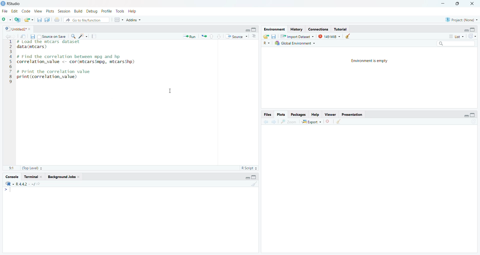 Image resolution: width=480 pixels, height=255 pixels. I want to click on Prompt cursor, so click(6, 190).